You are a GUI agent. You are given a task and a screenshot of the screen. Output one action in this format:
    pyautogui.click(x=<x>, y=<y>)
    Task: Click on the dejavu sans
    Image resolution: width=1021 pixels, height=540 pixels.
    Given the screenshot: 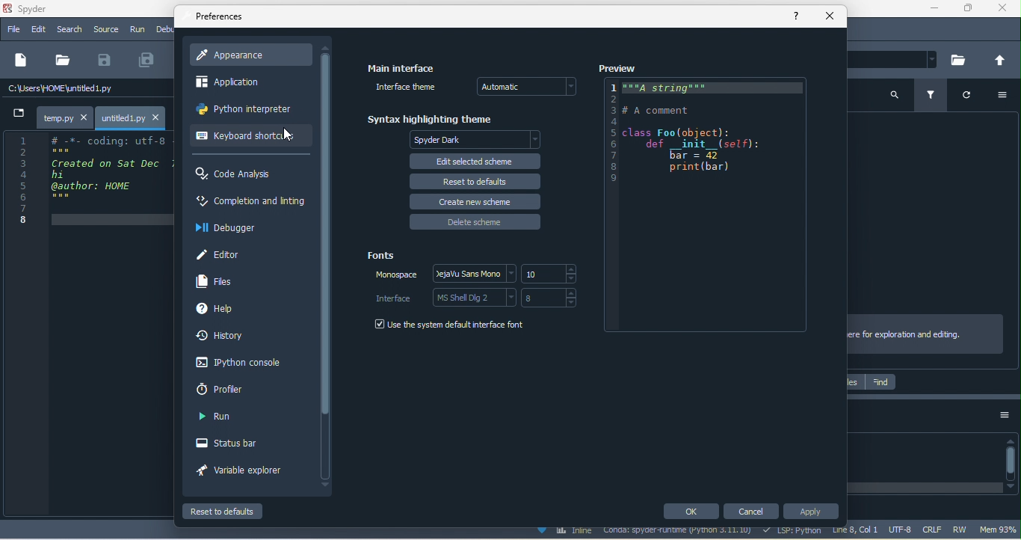 What is the action you would take?
    pyautogui.click(x=472, y=273)
    